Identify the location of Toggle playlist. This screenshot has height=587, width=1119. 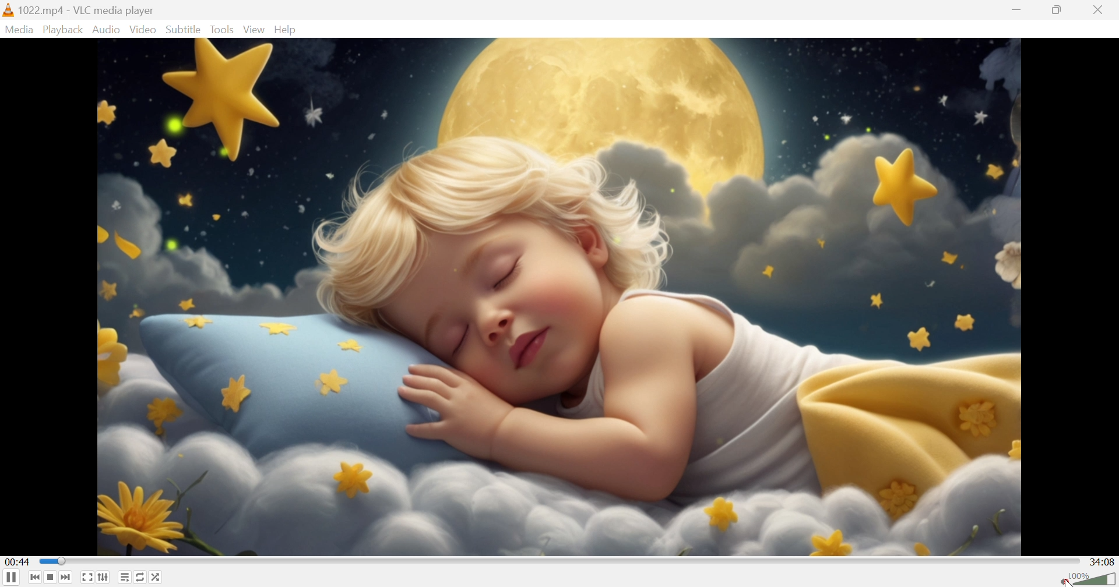
(122, 579).